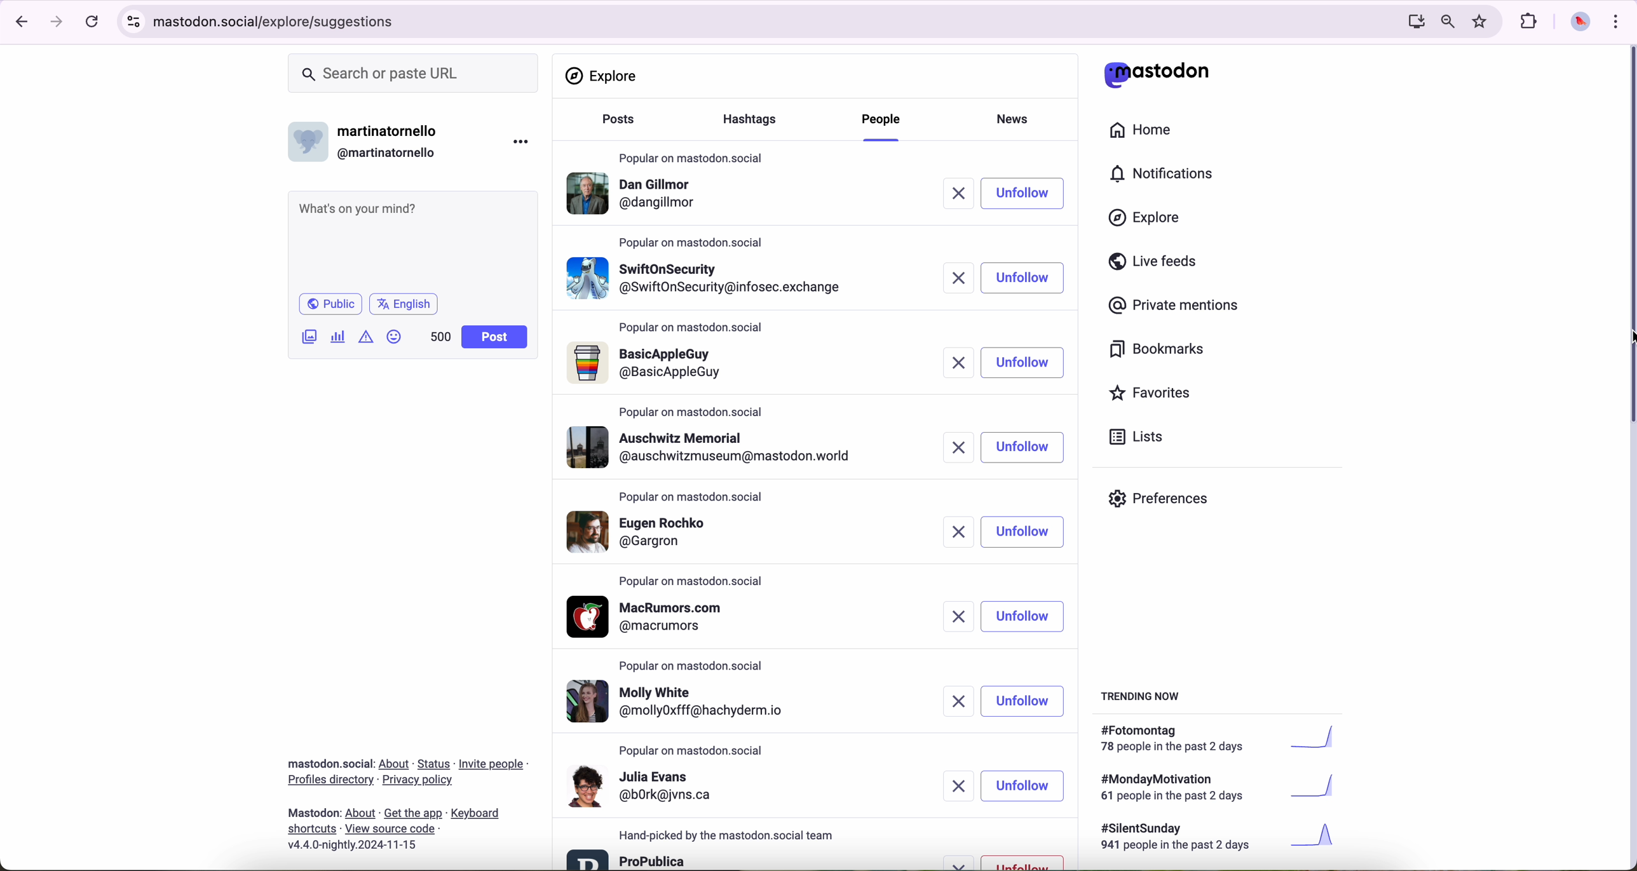  I want to click on hand-picked by the mastodon.social, so click(735, 835).